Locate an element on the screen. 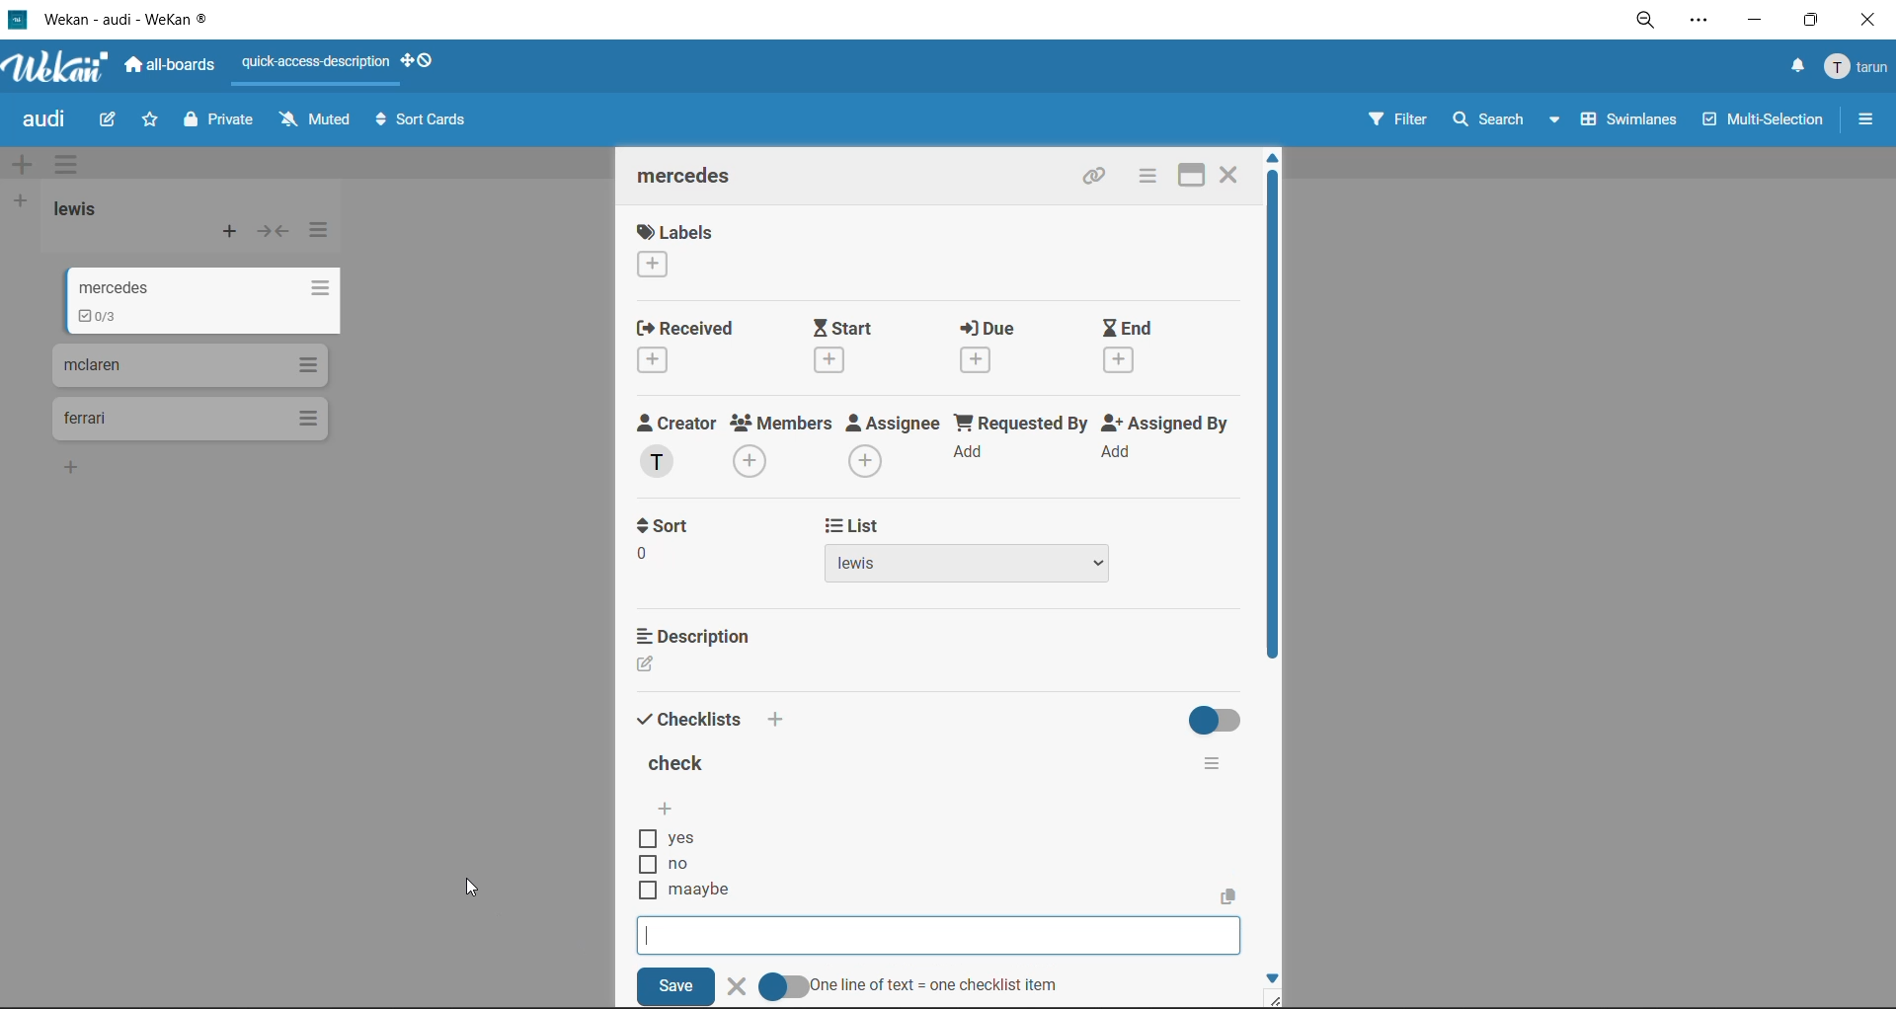 This screenshot has width=1896, height=1009. list actions is located at coordinates (321, 236).